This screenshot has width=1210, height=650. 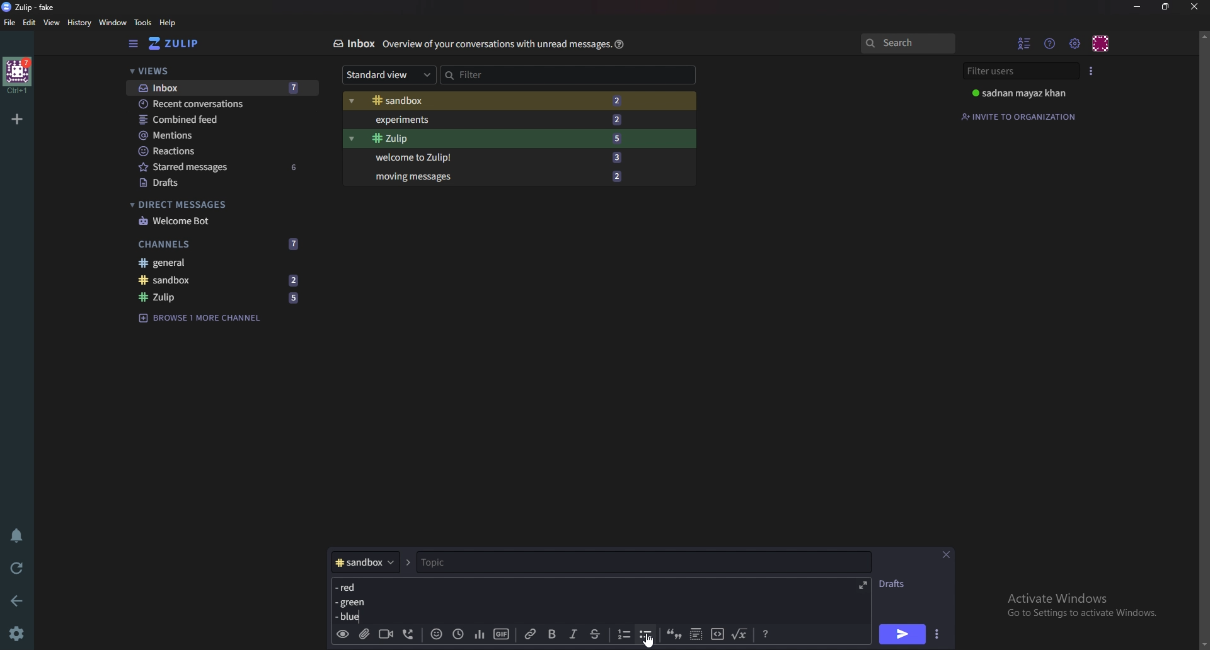 I want to click on Home, so click(x=18, y=75).